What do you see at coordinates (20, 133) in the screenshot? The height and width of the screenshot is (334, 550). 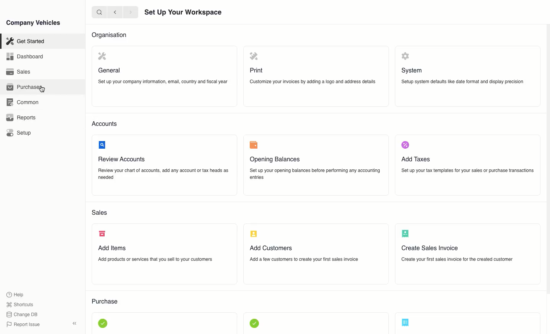 I see `Setup` at bounding box center [20, 133].